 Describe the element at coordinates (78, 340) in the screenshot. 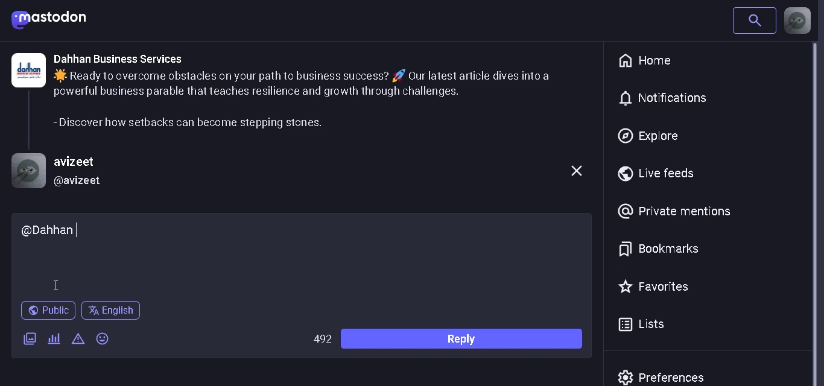

I see `content warning` at that location.